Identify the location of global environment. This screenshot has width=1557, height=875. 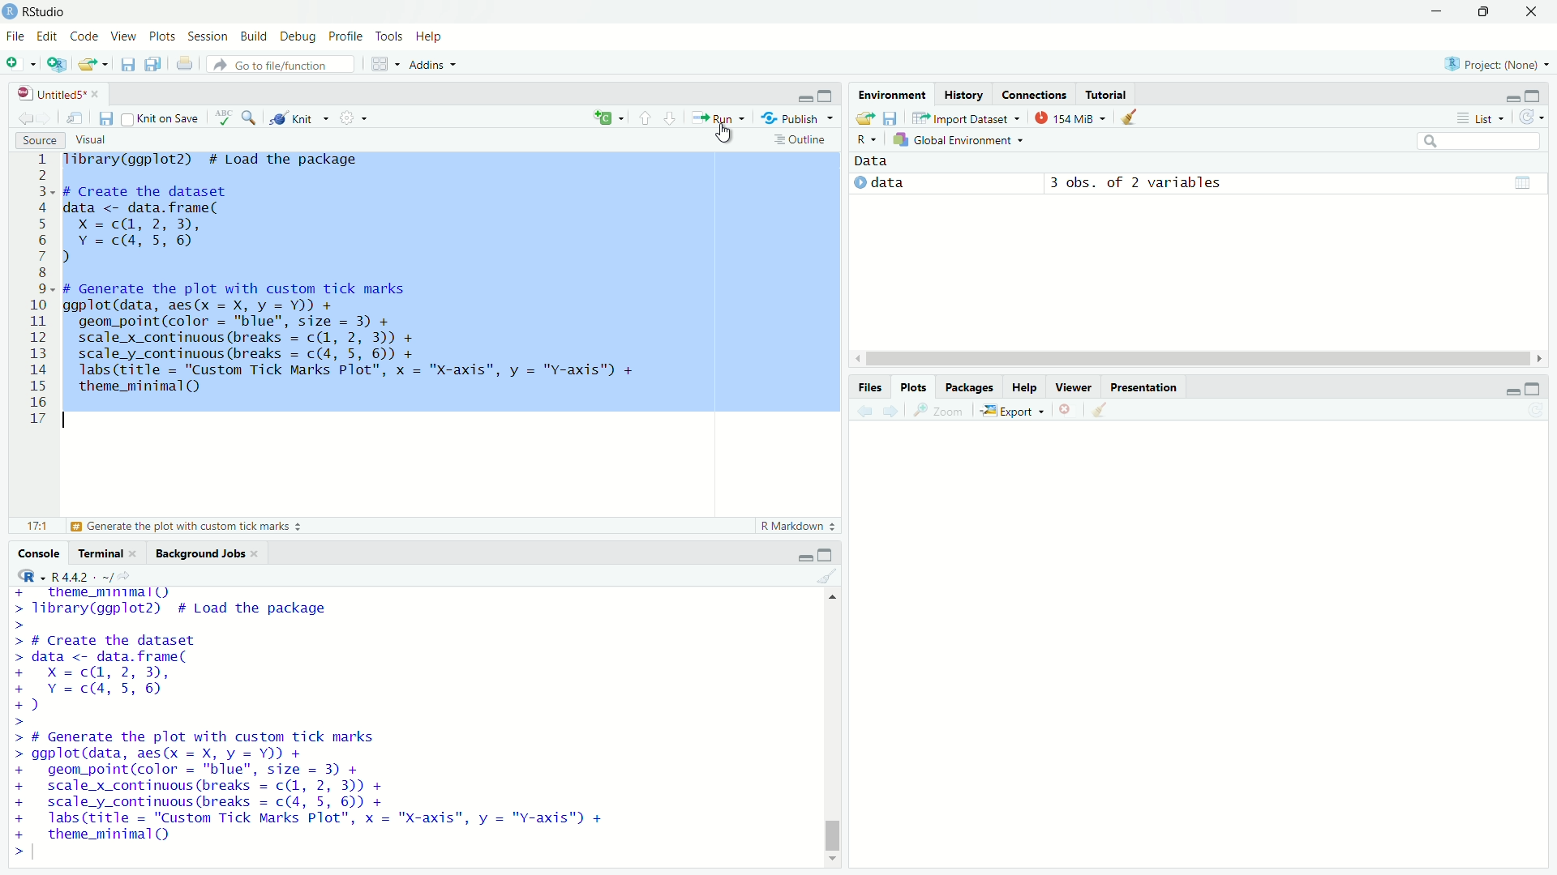
(958, 141).